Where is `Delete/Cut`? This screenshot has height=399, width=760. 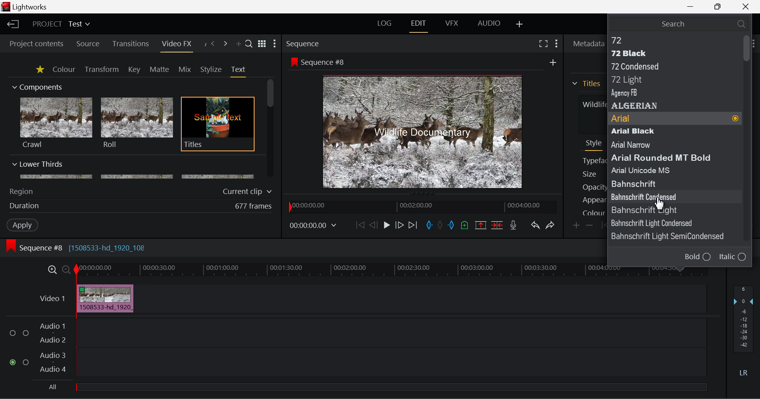 Delete/Cut is located at coordinates (498, 225).